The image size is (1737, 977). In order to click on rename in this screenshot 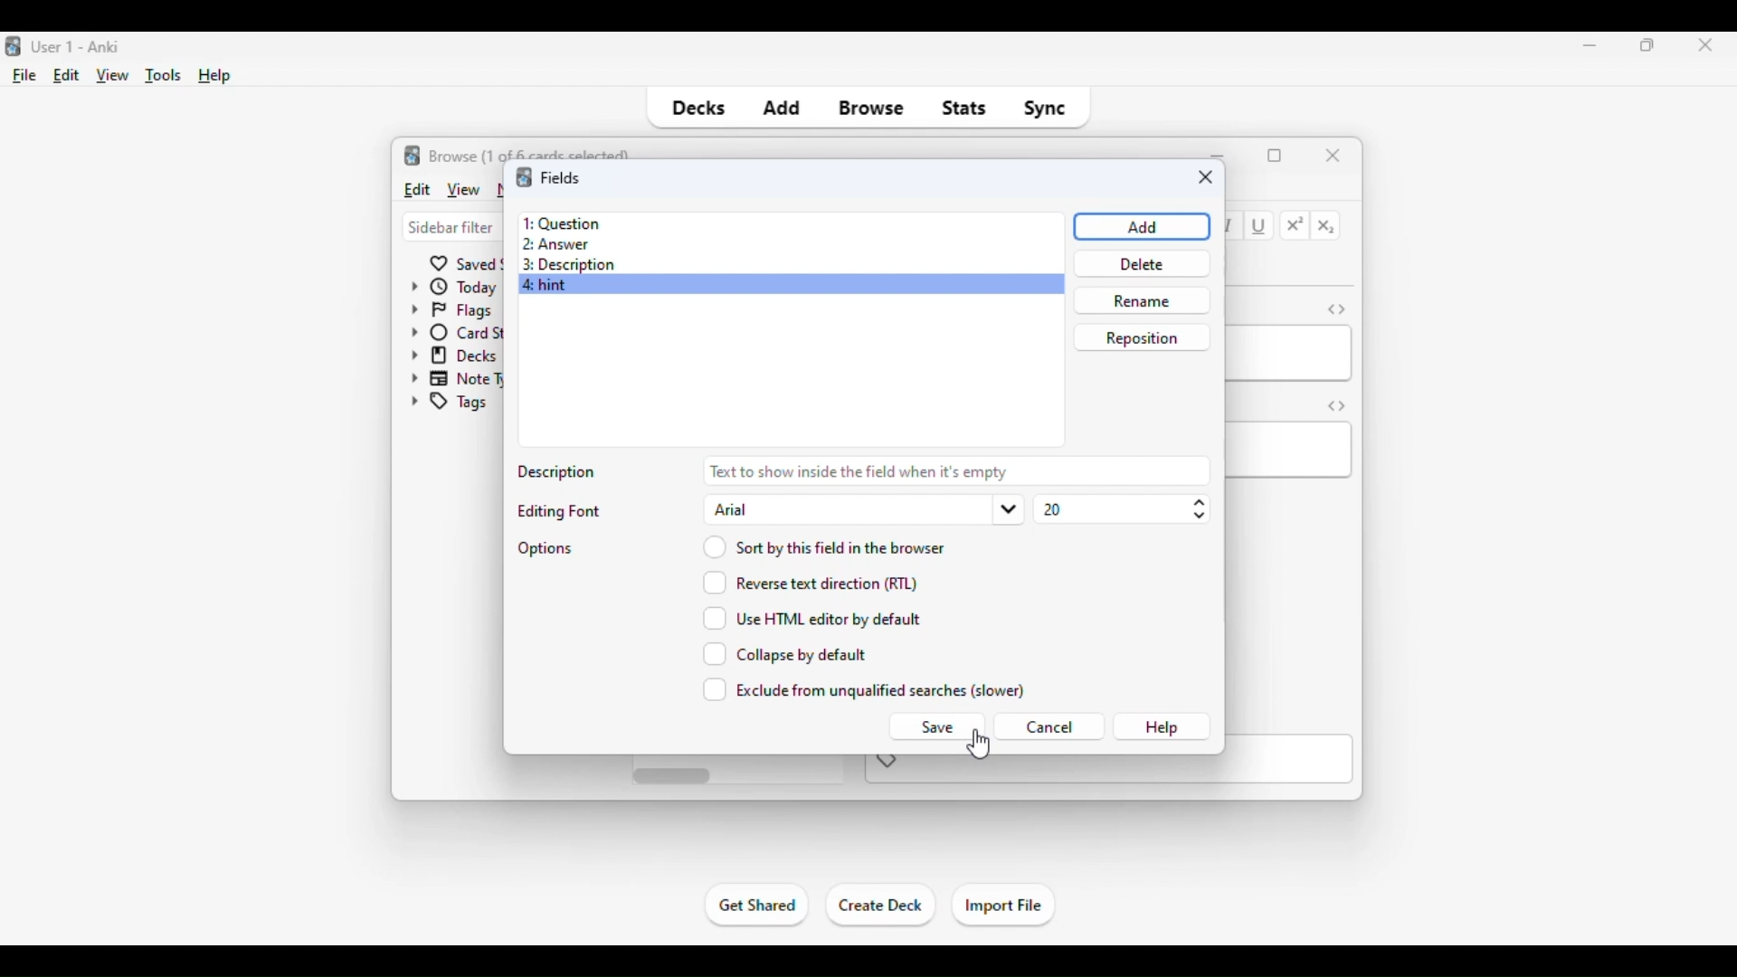, I will do `click(1141, 300)`.